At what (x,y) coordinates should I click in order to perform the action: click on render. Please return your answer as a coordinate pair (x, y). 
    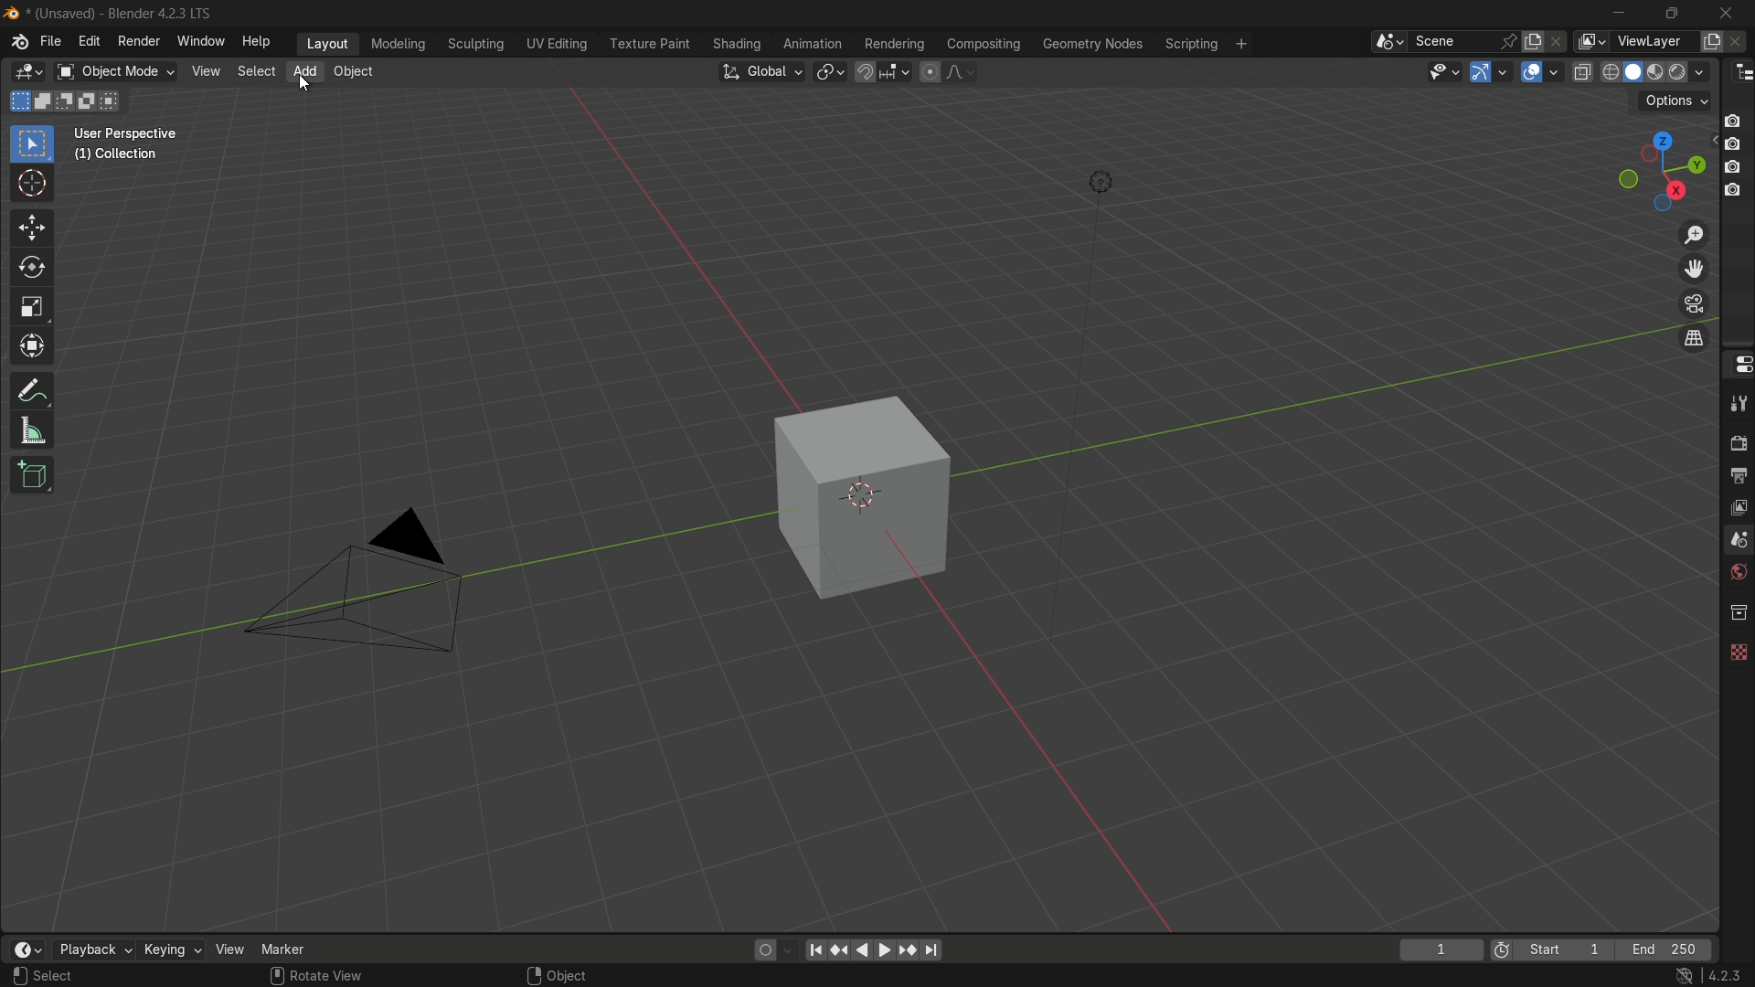
    Looking at the image, I should click on (1735, 441).